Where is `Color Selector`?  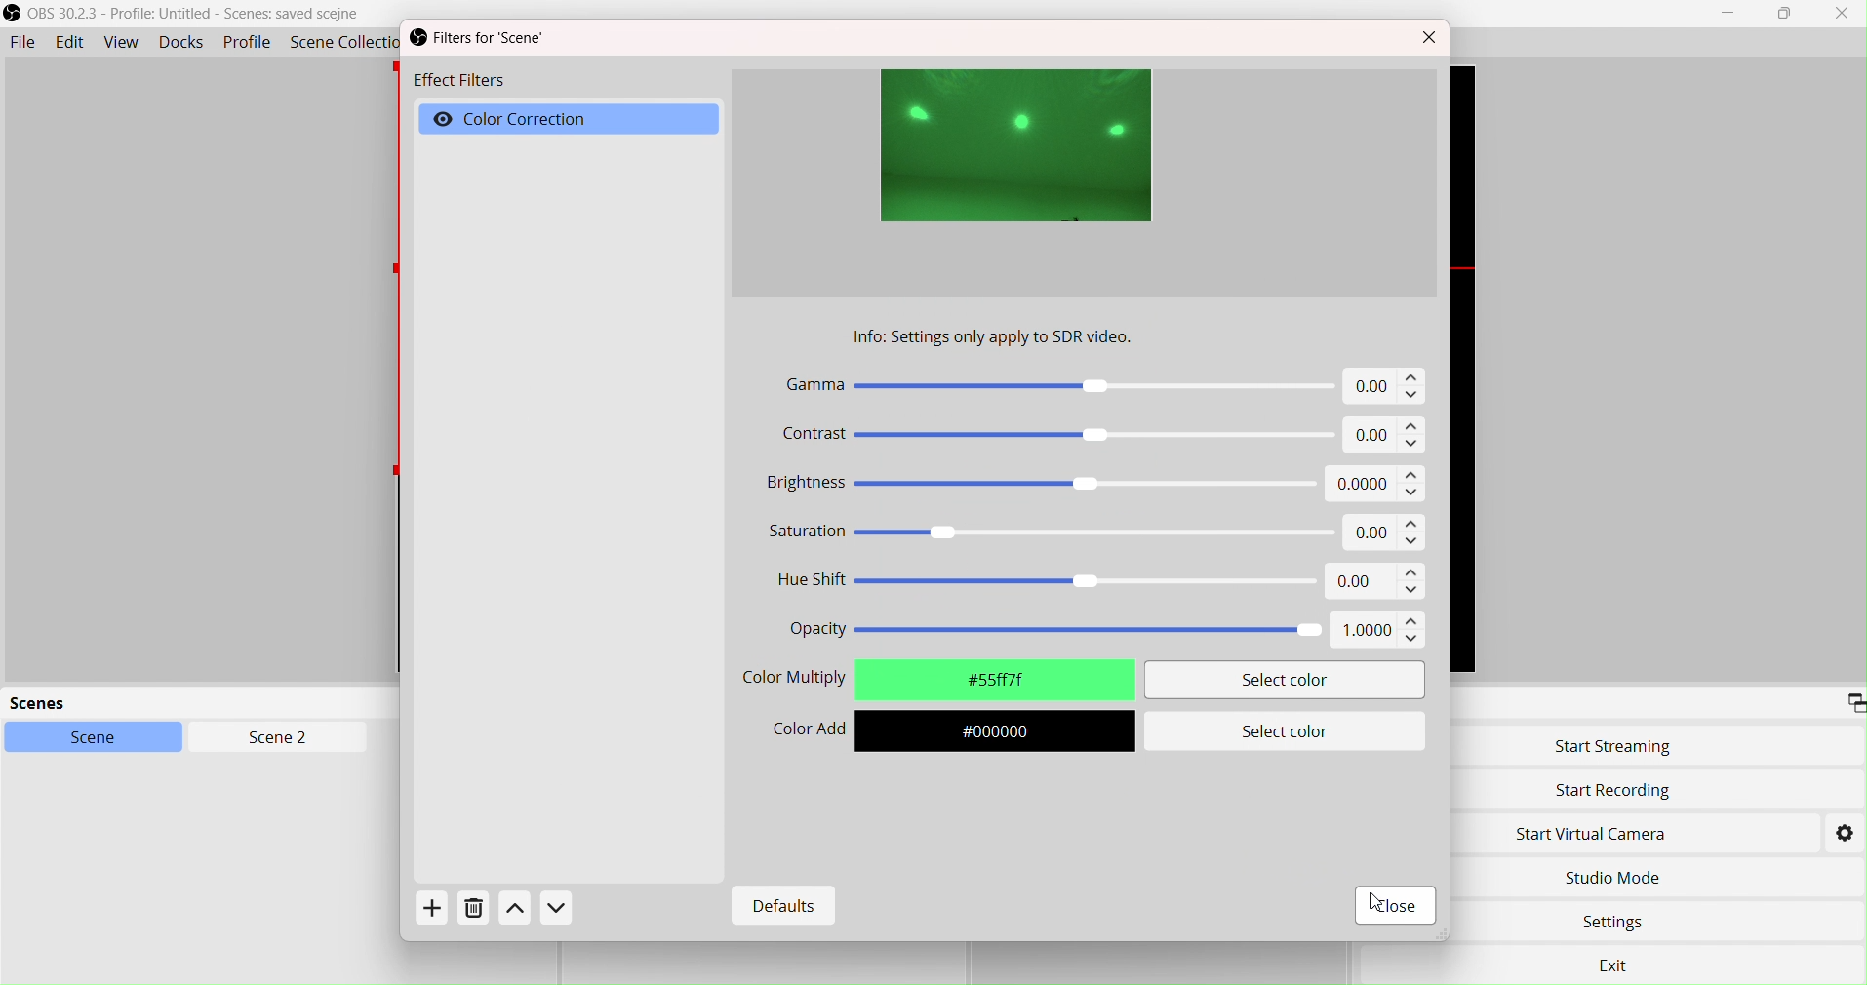
Color Selector is located at coordinates (797, 682).